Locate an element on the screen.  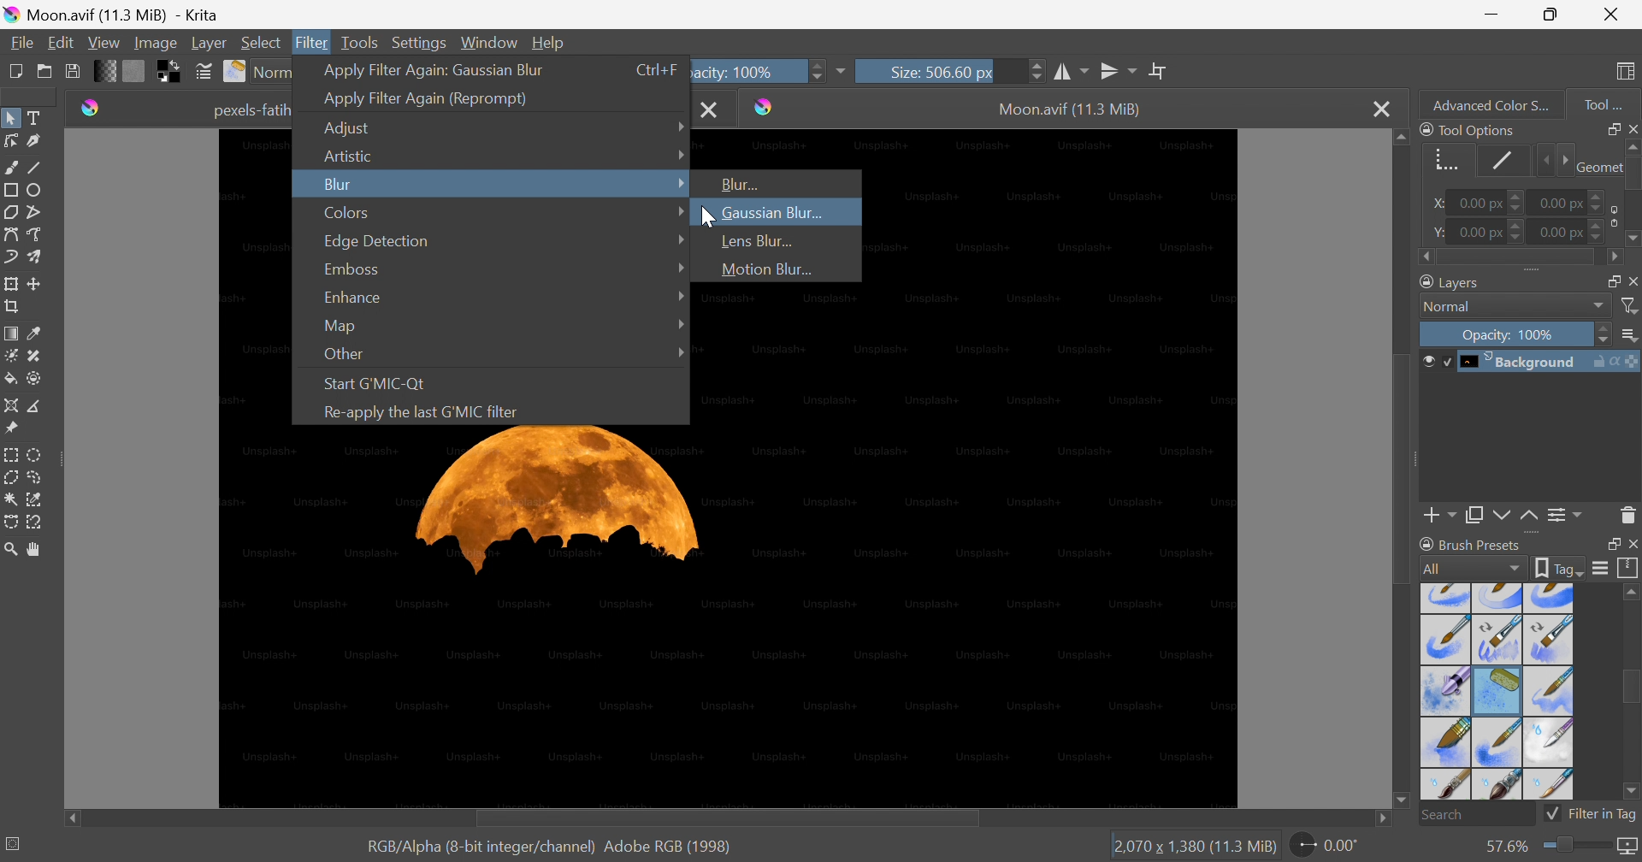
Geometry is located at coordinates (1597, 167).